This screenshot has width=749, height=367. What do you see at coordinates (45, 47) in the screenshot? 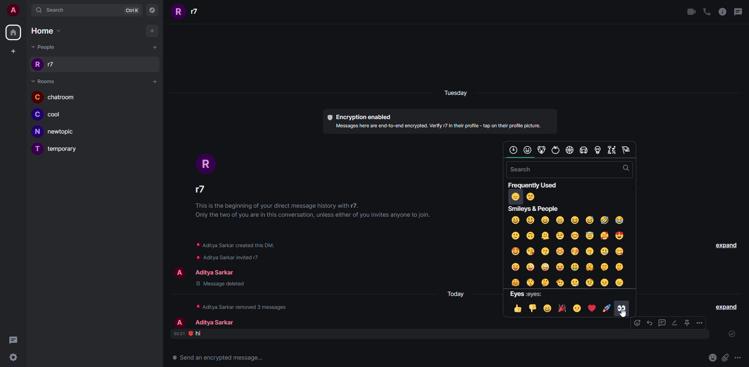
I see `people` at bounding box center [45, 47].